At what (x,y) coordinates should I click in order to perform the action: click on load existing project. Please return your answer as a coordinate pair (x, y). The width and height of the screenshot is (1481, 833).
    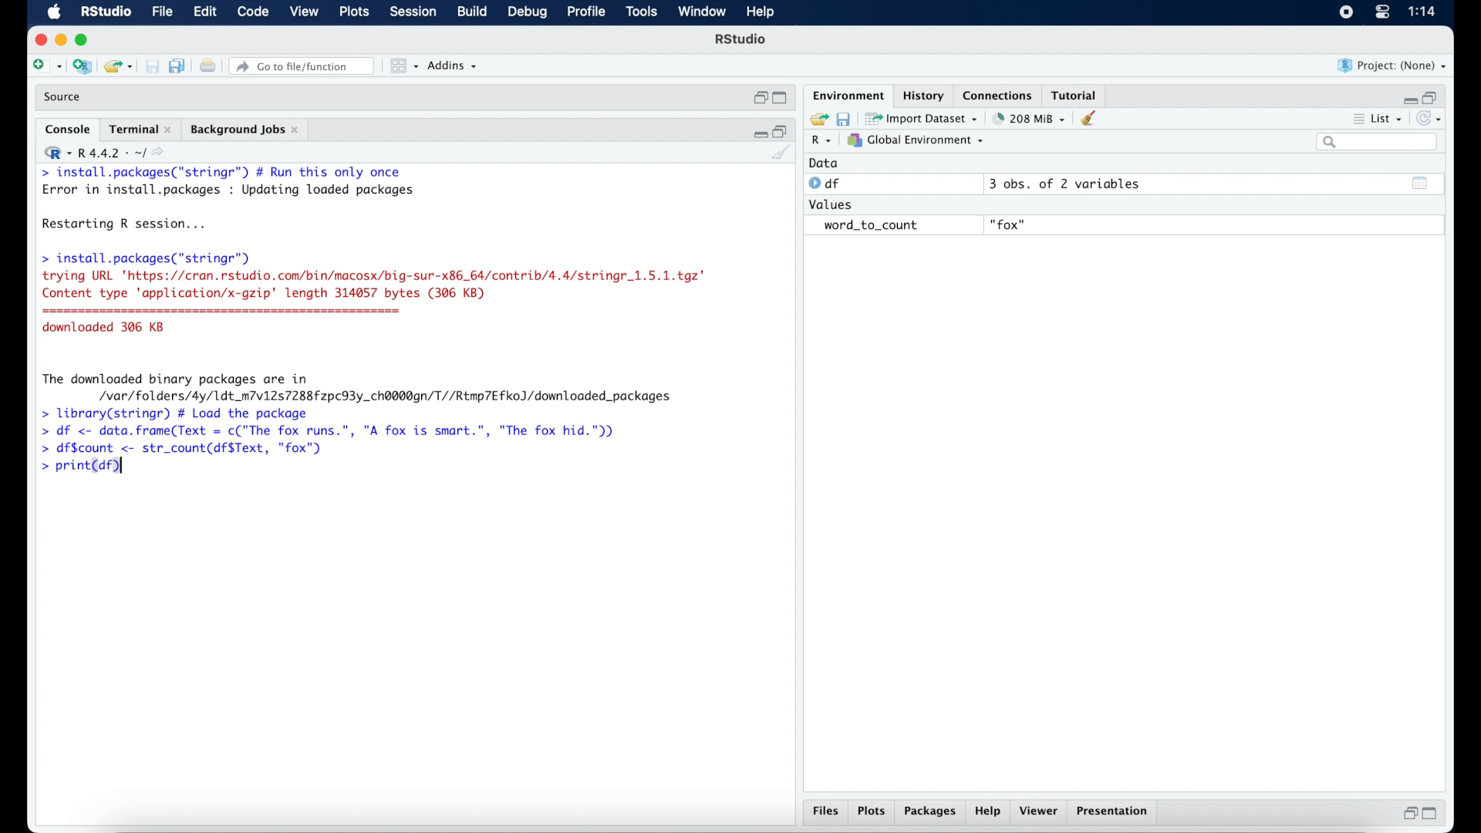
    Looking at the image, I should click on (121, 67).